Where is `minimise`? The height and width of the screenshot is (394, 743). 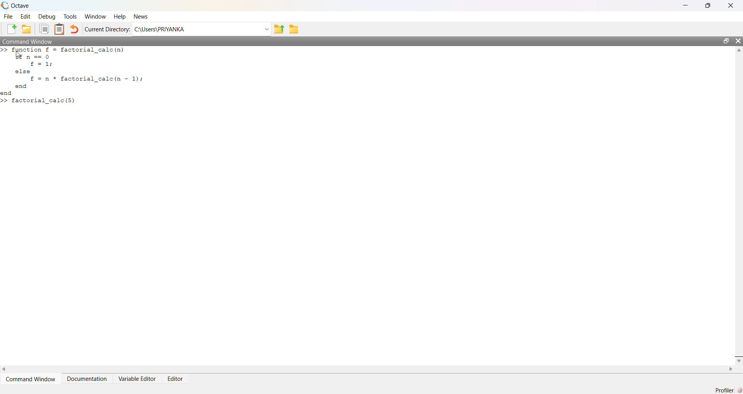 minimise is located at coordinates (687, 5).